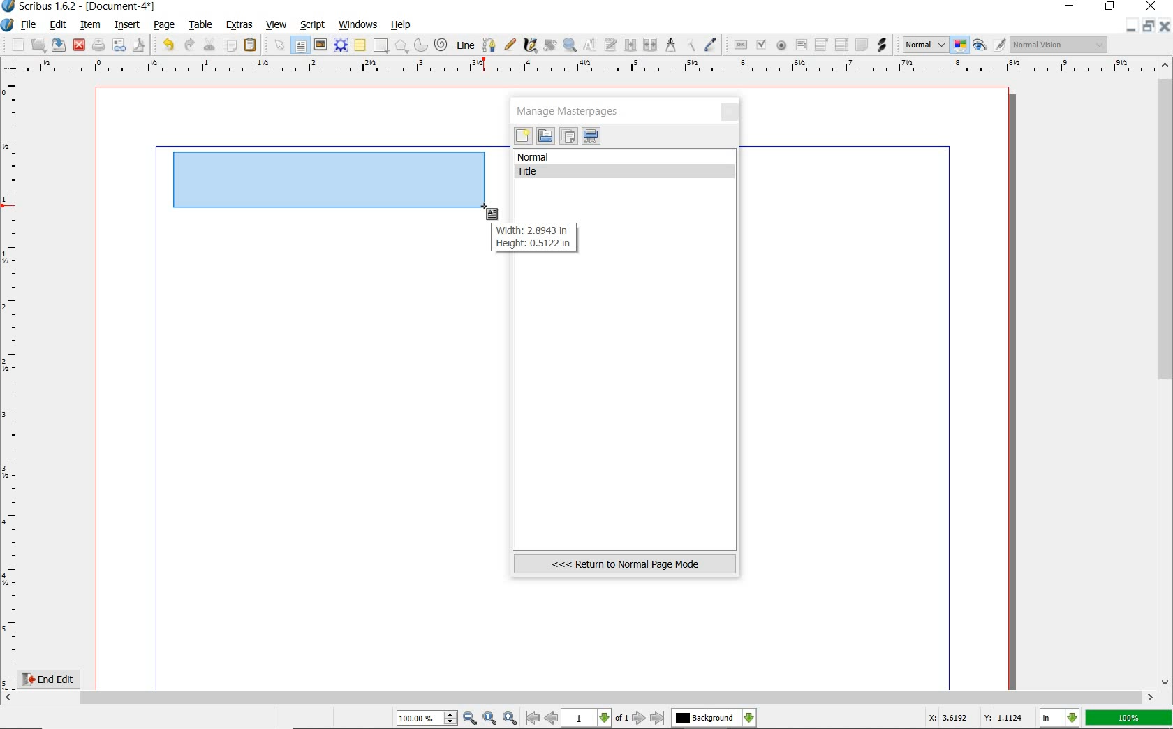 The height and width of the screenshot is (729, 1173). Describe the element at coordinates (165, 24) in the screenshot. I see `page` at that location.